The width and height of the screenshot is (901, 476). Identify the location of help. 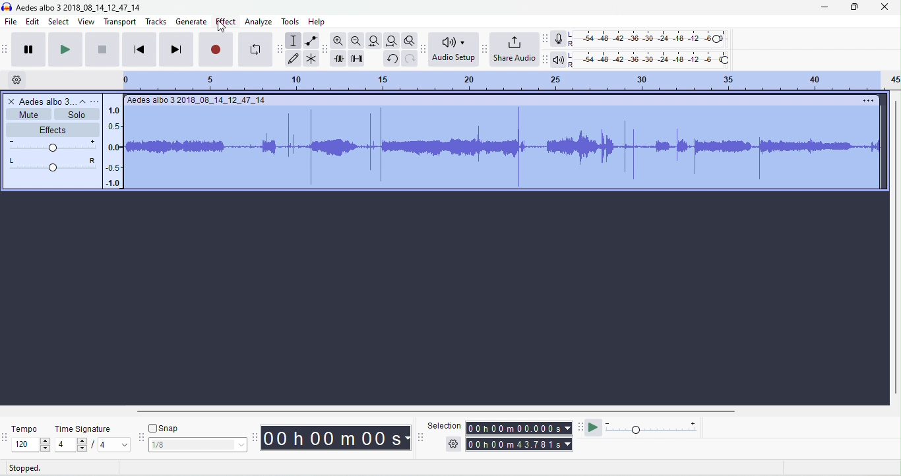
(318, 22).